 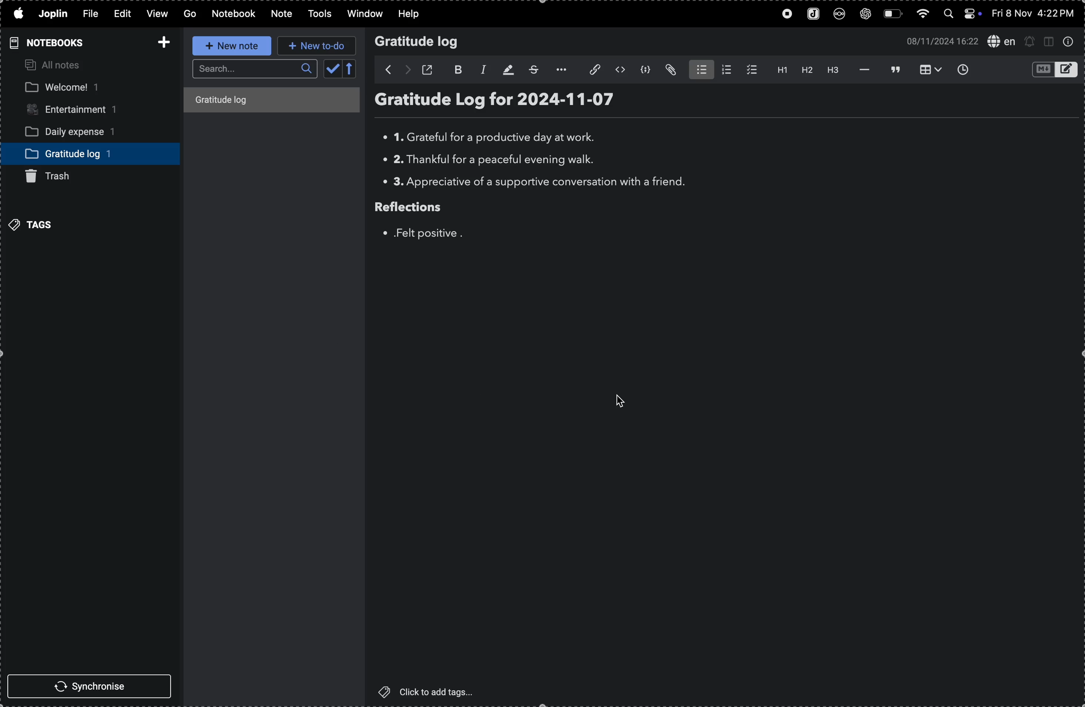 I want to click on info, so click(x=1072, y=43).